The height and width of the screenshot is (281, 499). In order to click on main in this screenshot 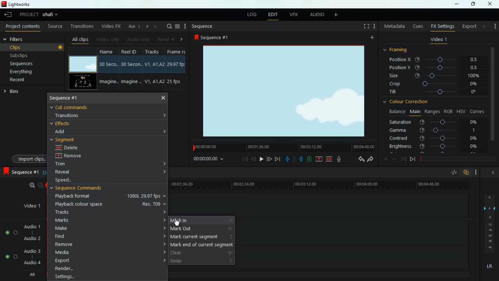, I will do `click(415, 112)`.